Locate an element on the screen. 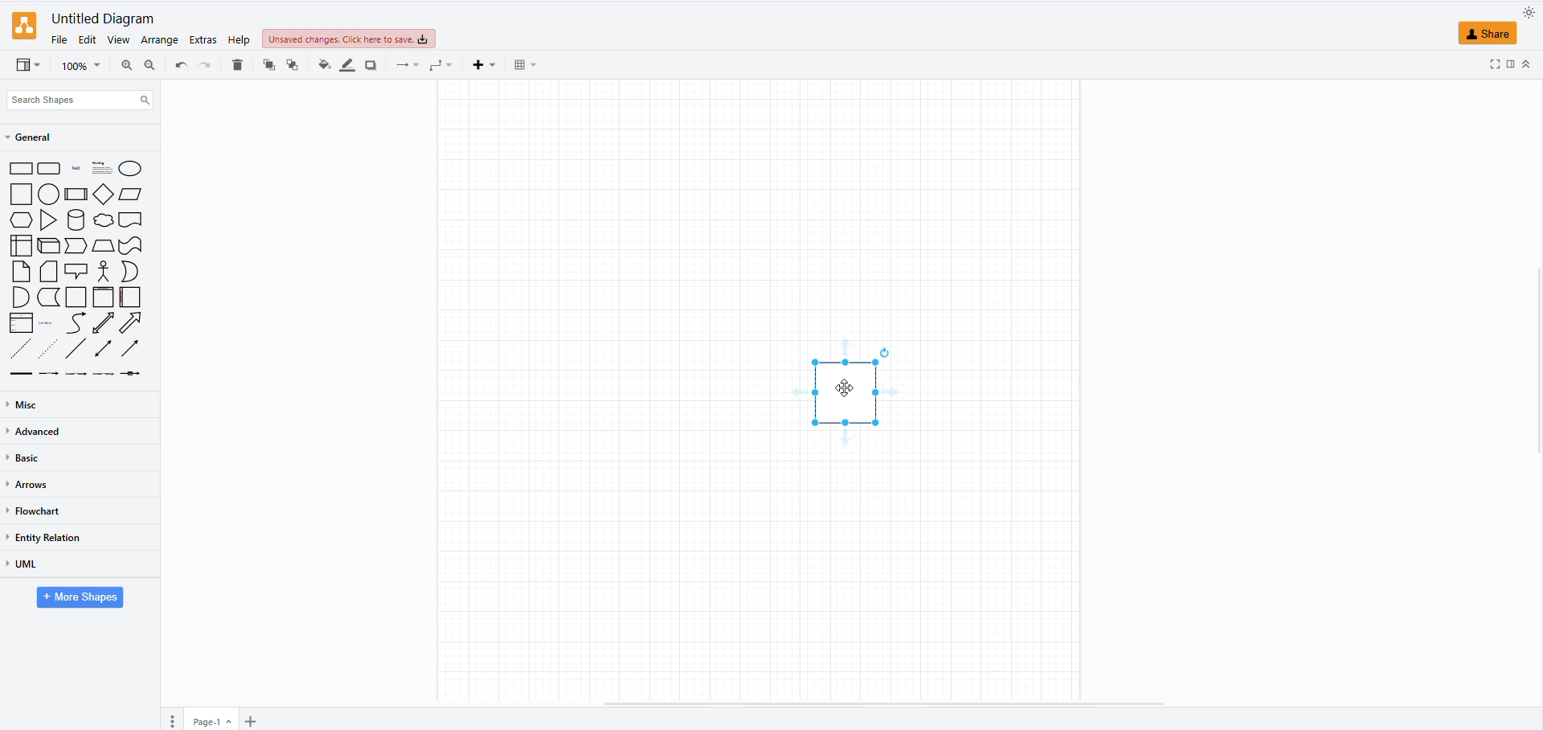 The image size is (1543, 730). actor is located at coordinates (104, 271).